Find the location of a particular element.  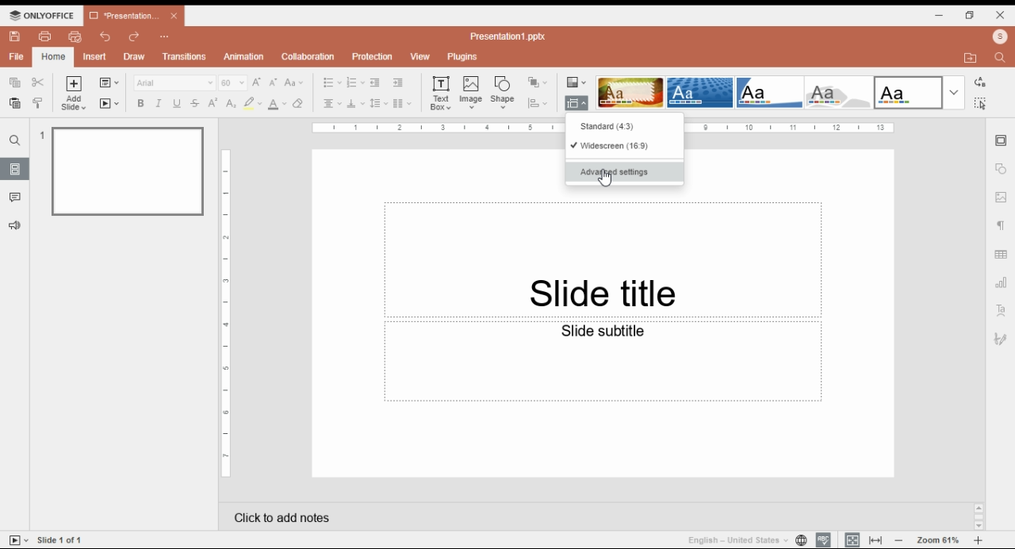

undo is located at coordinates (106, 36).